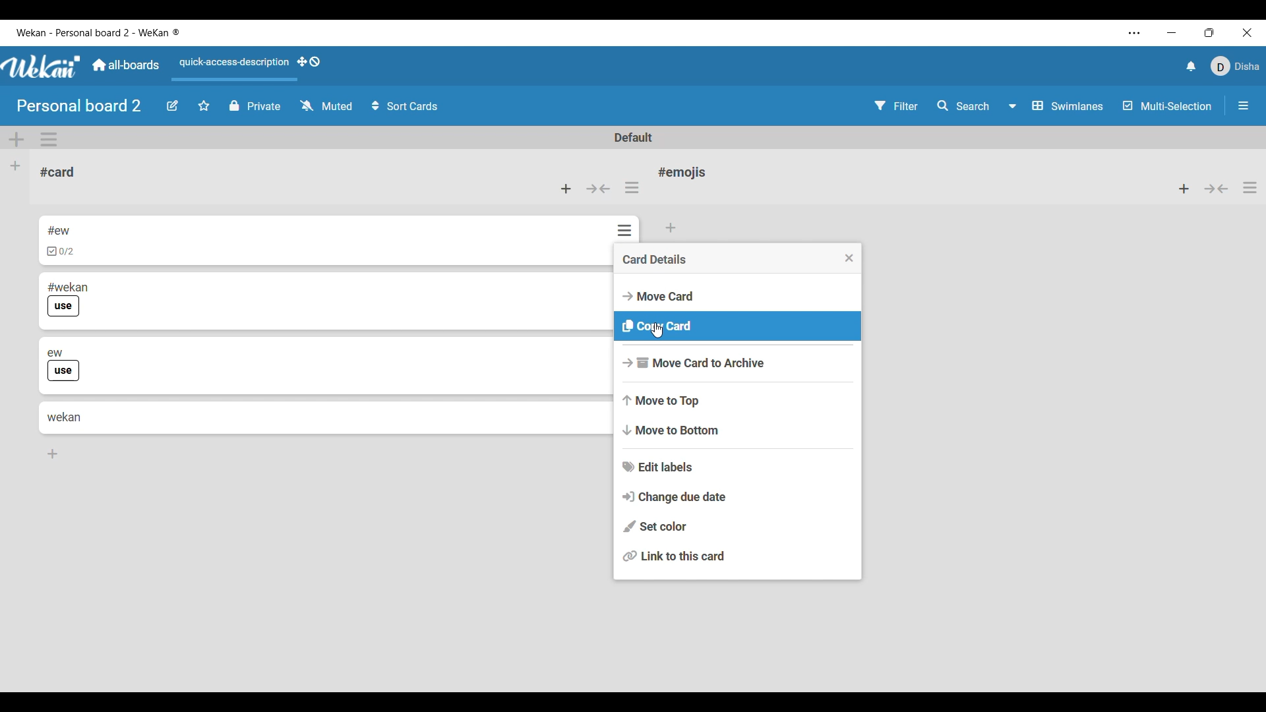 This screenshot has height=712, width=1266. What do you see at coordinates (682, 172) in the screenshot?
I see `List  name` at bounding box center [682, 172].